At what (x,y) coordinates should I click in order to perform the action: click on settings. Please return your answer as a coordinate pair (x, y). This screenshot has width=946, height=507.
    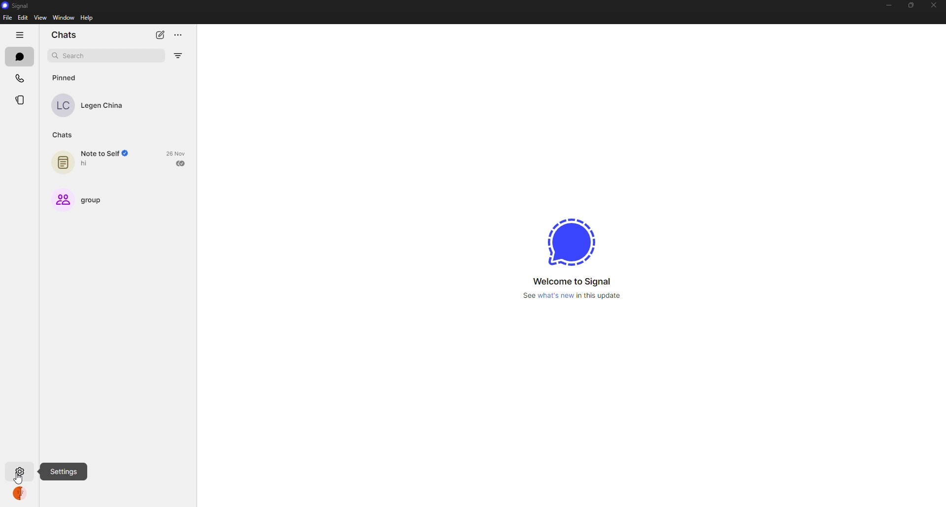
    Looking at the image, I should click on (20, 473).